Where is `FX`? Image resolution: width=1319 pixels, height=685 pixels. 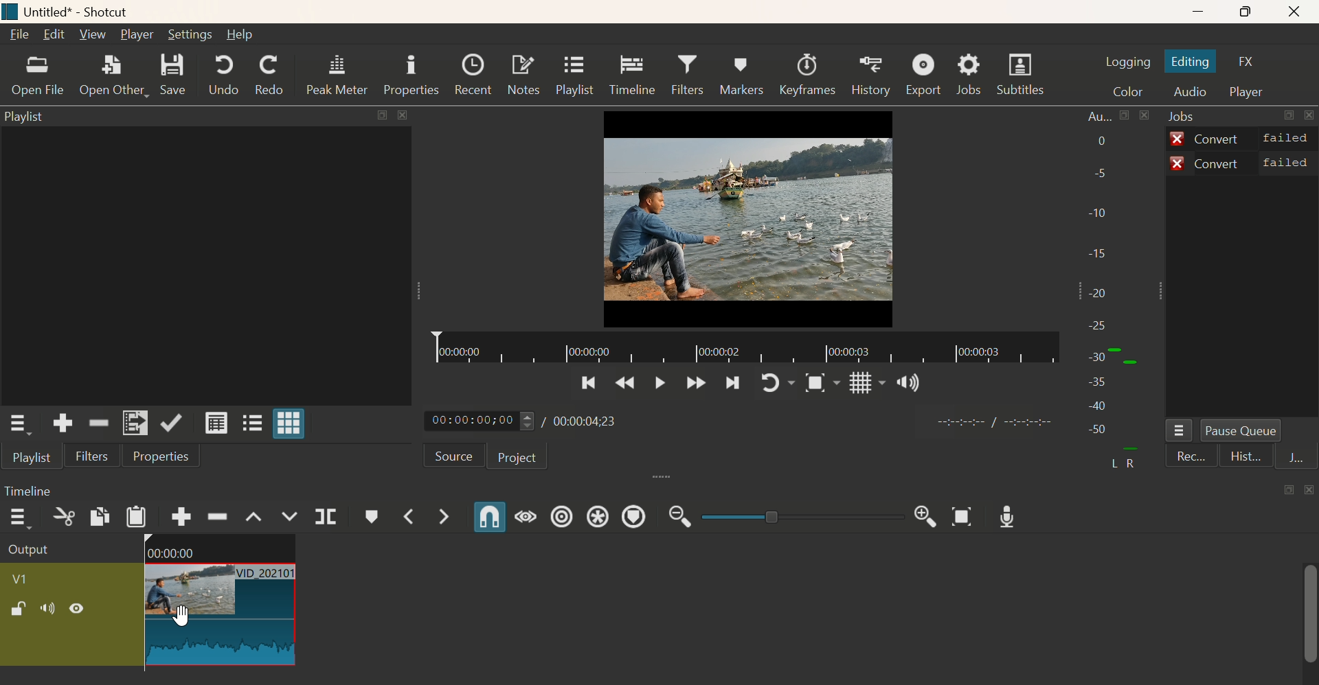
FX is located at coordinates (1251, 62).